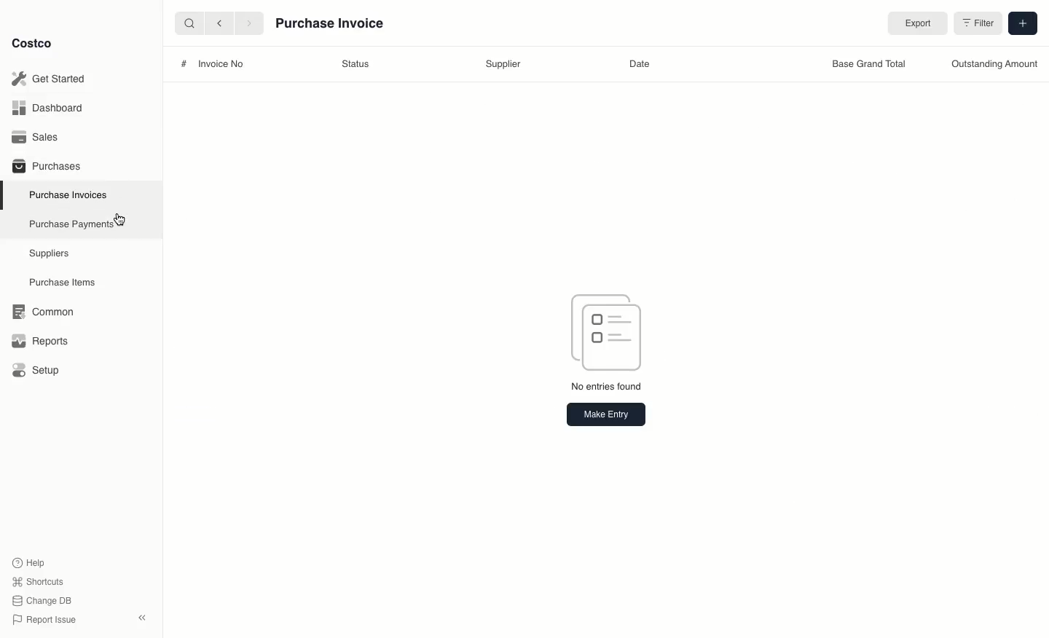 The height and width of the screenshot is (638, 1049). I want to click on Sales, so click(40, 137).